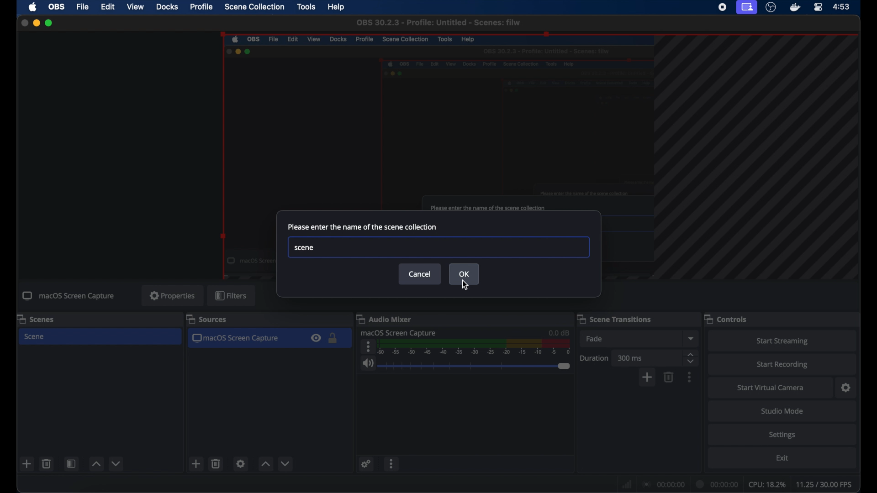 The width and height of the screenshot is (877, 493). Describe the element at coordinates (669, 377) in the screenshot. I see `trash` at that location.